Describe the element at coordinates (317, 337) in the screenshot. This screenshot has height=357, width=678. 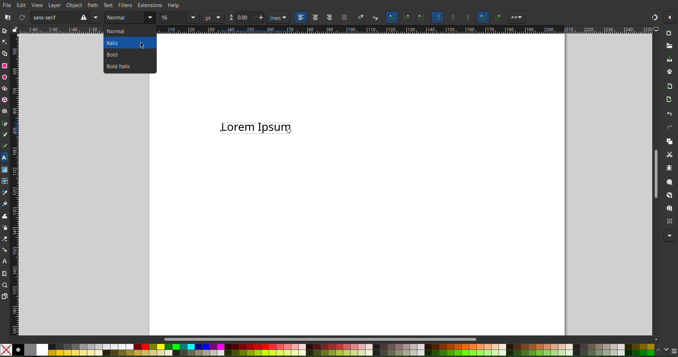
I see `Scroll bar` at that location.